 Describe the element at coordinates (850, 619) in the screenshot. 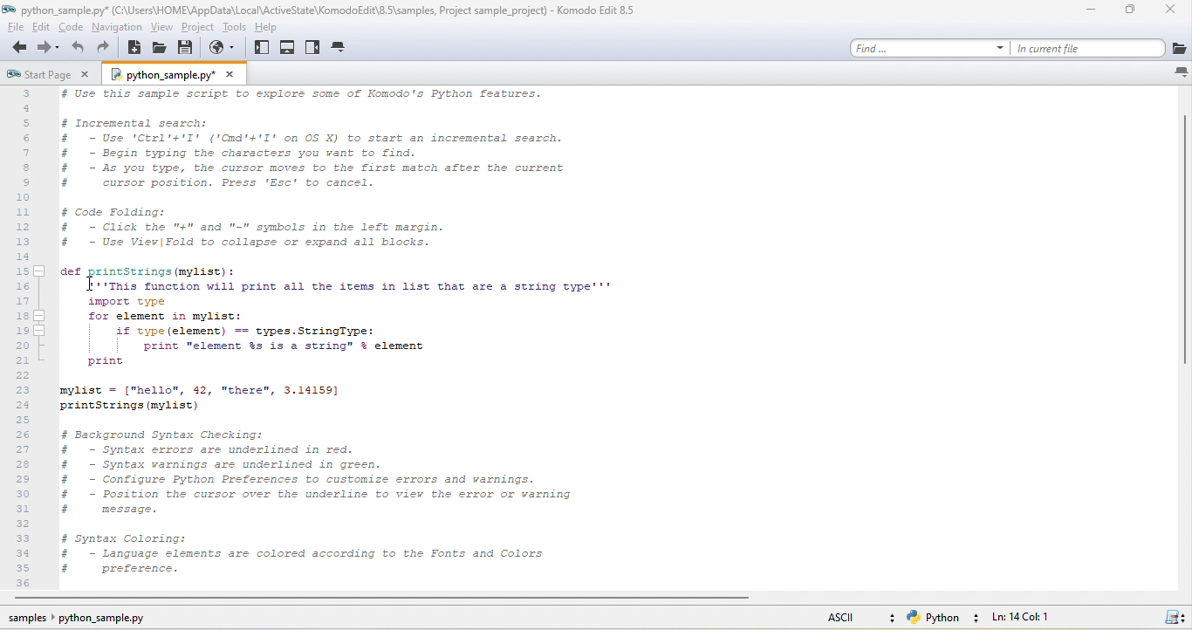

I see `ascii` at that location.